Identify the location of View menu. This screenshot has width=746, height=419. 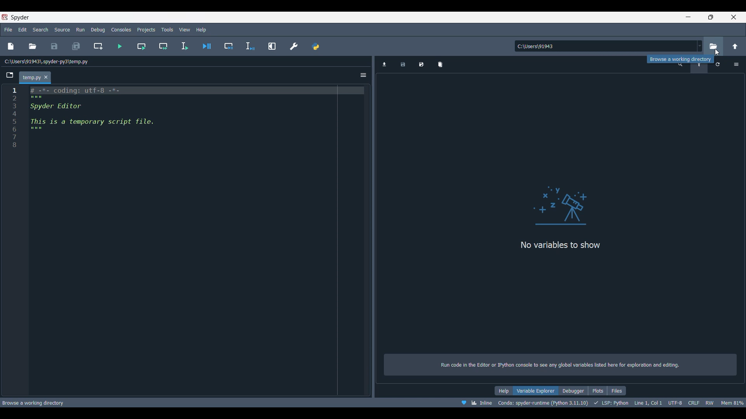
(185, 29).